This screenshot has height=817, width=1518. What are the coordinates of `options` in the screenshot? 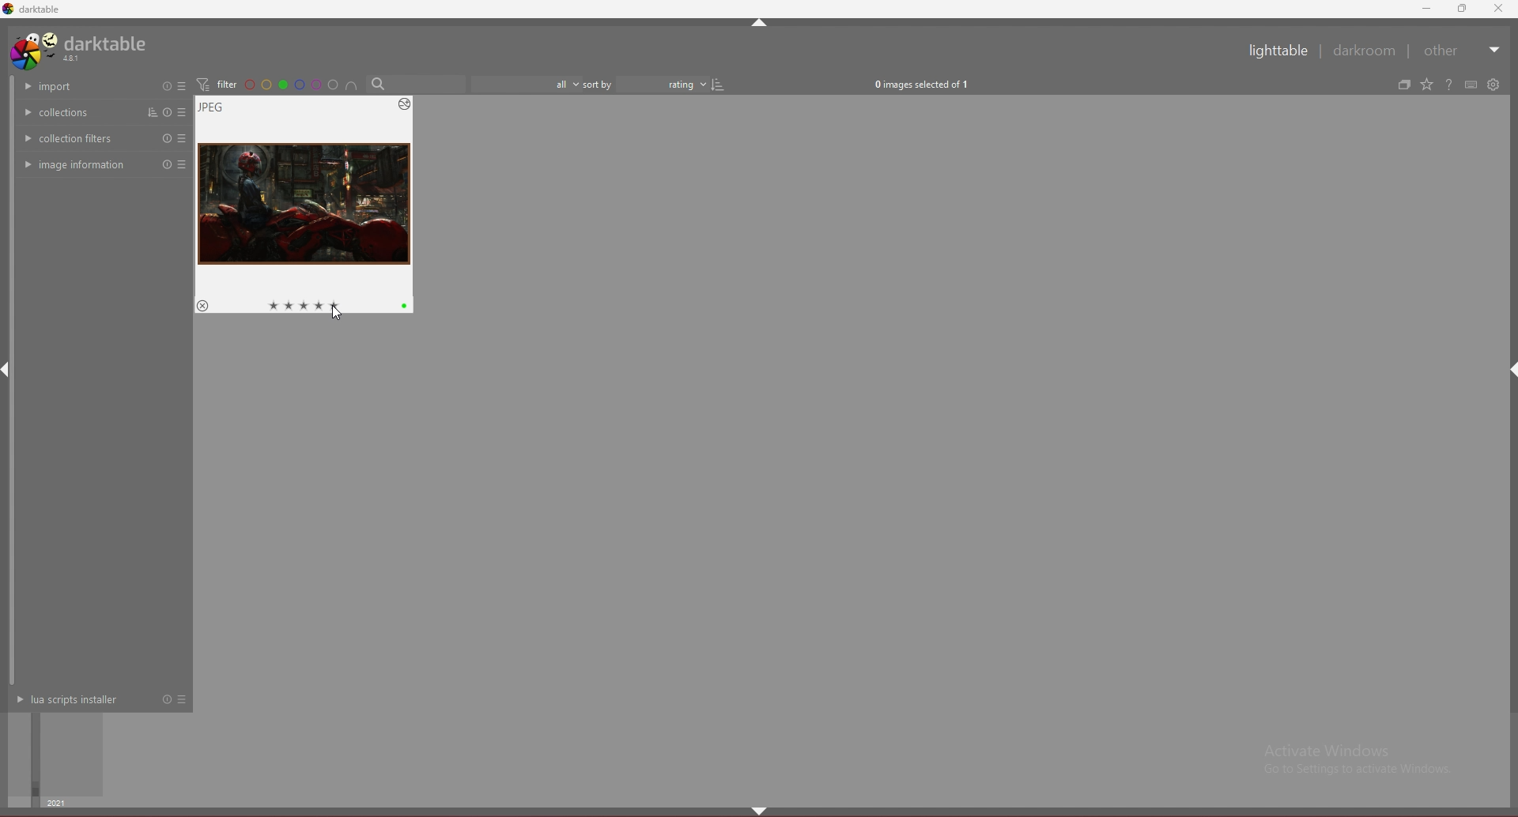 It's located at (404, 104).